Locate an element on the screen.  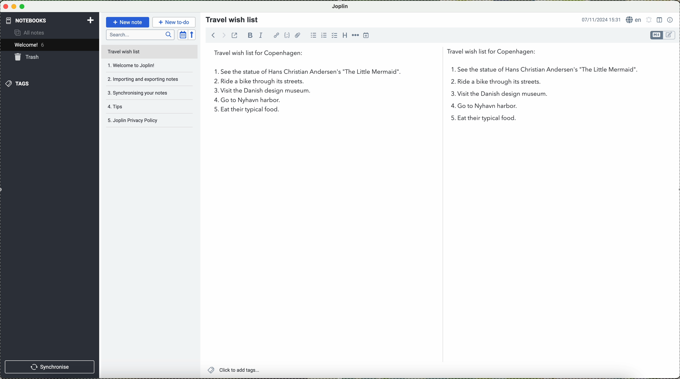
toggle sort order field is located at coordinates (182, 34).